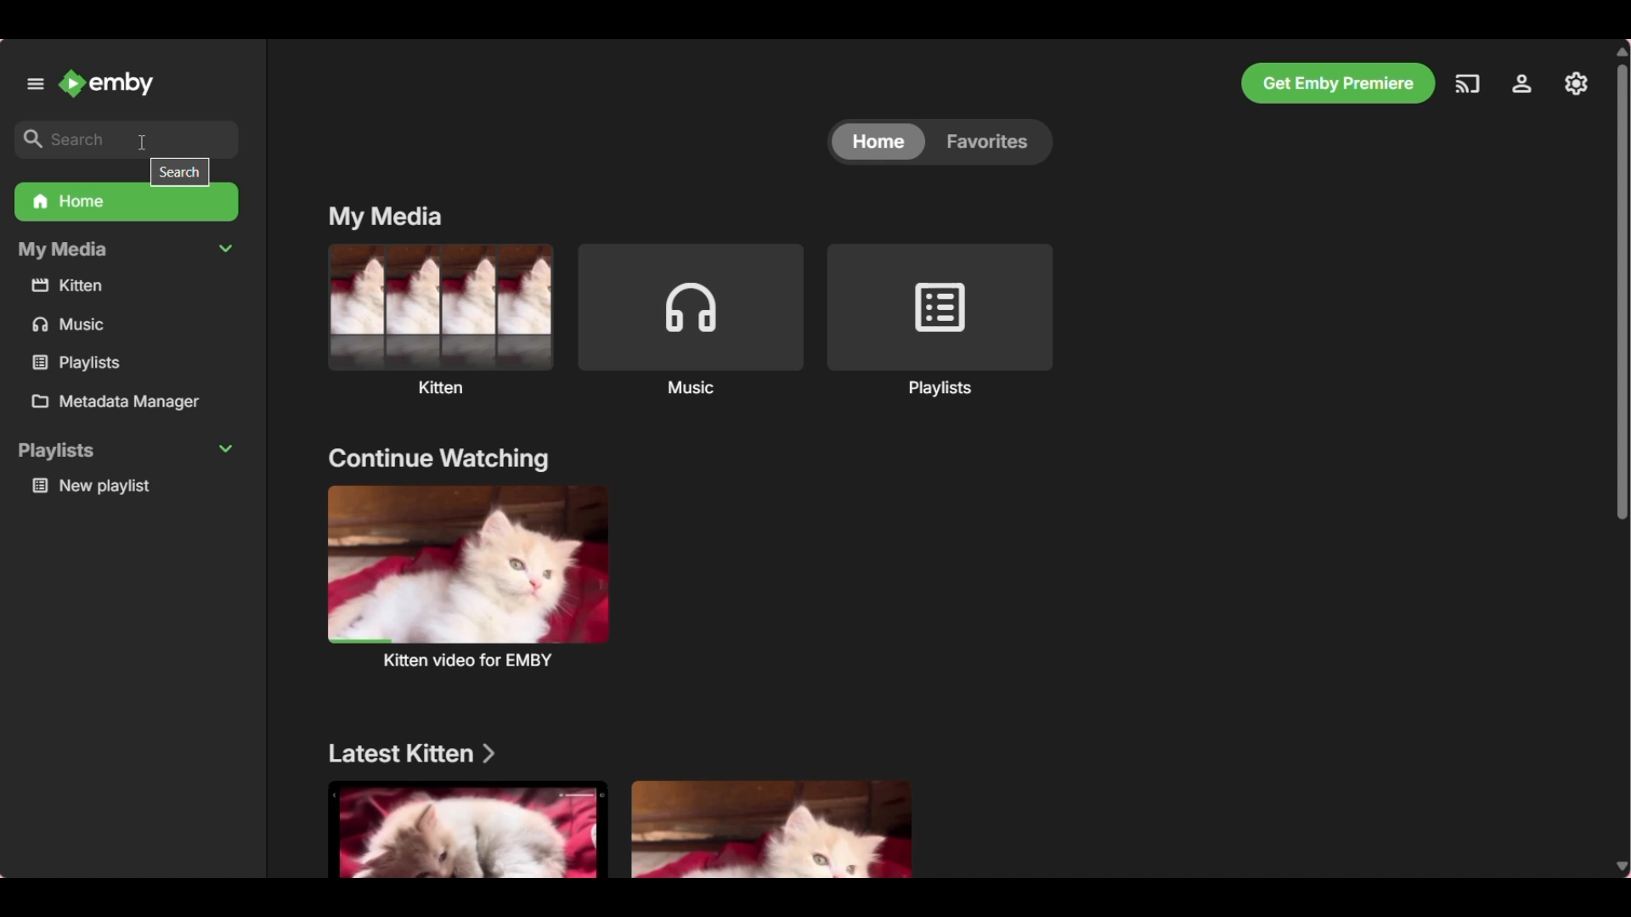 Image resolution: width=1631 pixels, height=917 pixels. Describe the element at coordinates (129, 286) in the screenshot. I see `kitten` at that location.